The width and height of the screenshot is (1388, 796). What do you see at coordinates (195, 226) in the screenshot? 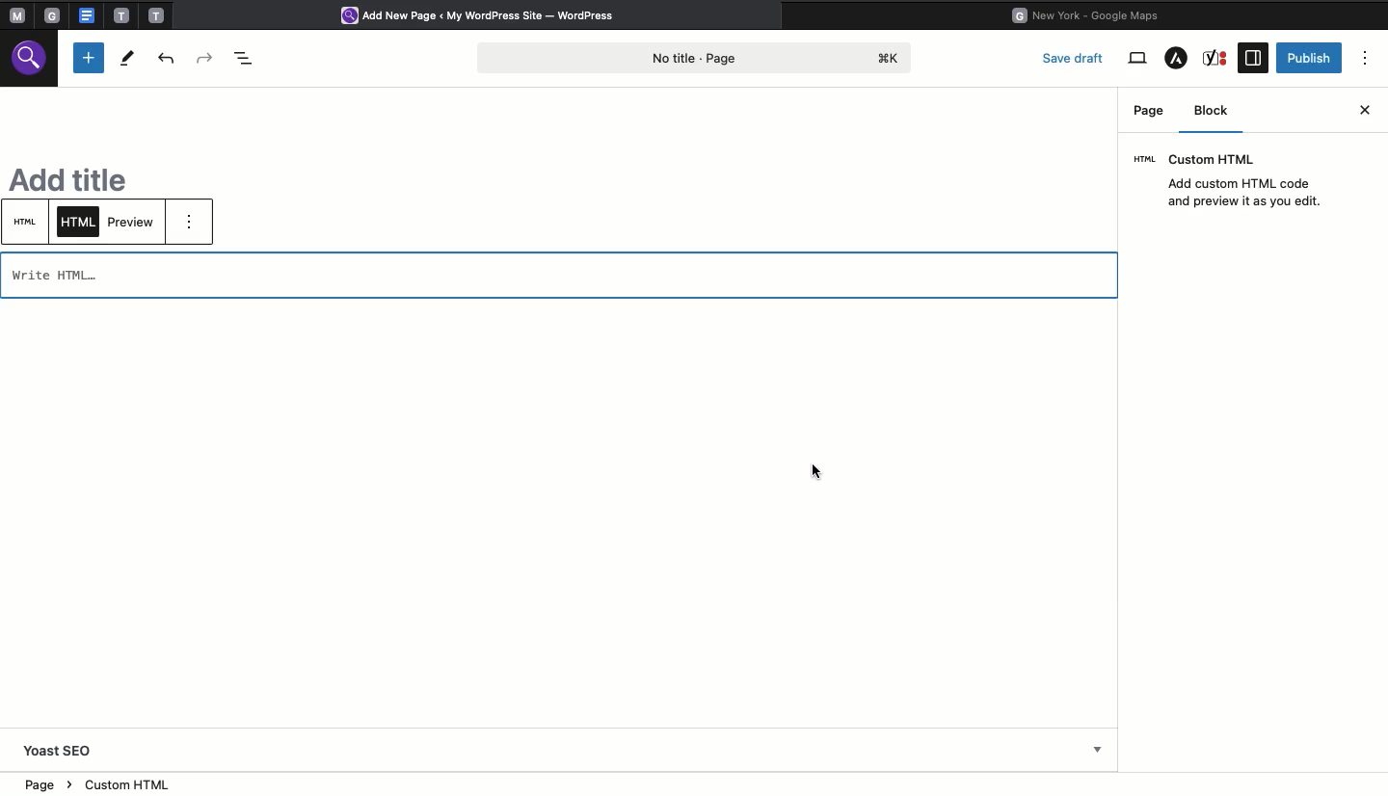
I see `more` at bounding box center [195, 226].